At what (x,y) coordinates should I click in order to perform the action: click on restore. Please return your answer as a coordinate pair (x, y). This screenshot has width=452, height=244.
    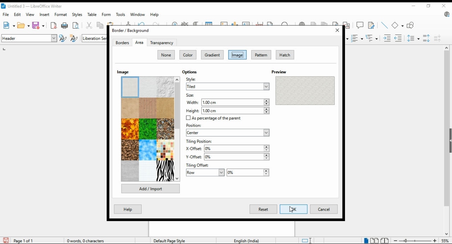
    Looking at the image, I should click on (428, 6).